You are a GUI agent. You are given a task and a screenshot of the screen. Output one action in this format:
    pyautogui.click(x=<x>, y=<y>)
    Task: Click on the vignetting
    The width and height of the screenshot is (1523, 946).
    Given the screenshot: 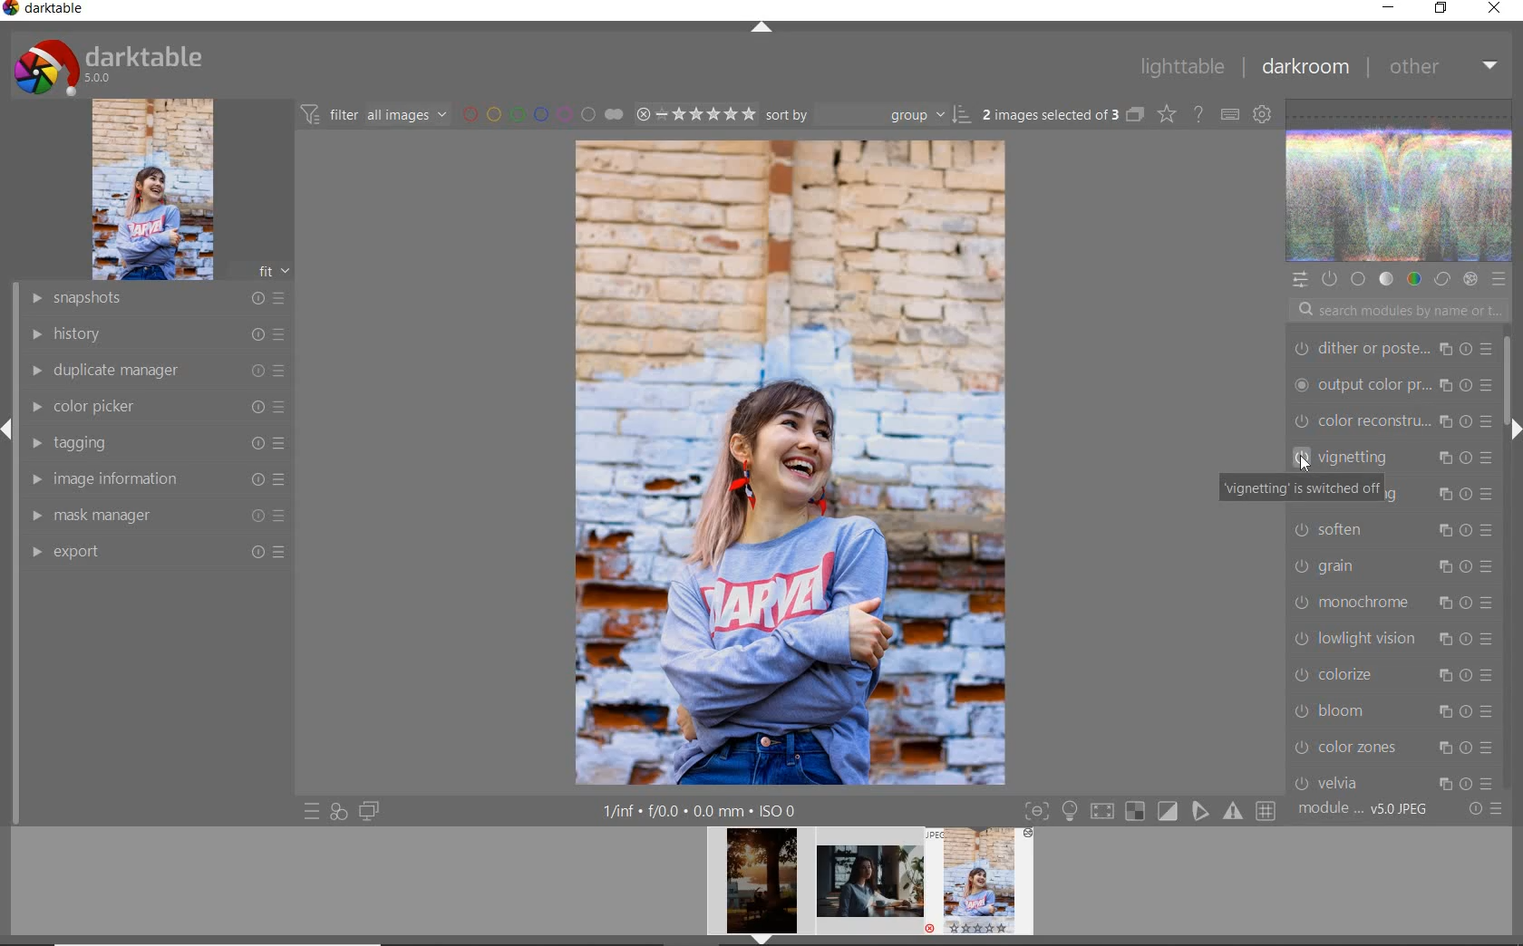 What is the action you would take?
    pyautogui.click(x=1389, y=455)
    